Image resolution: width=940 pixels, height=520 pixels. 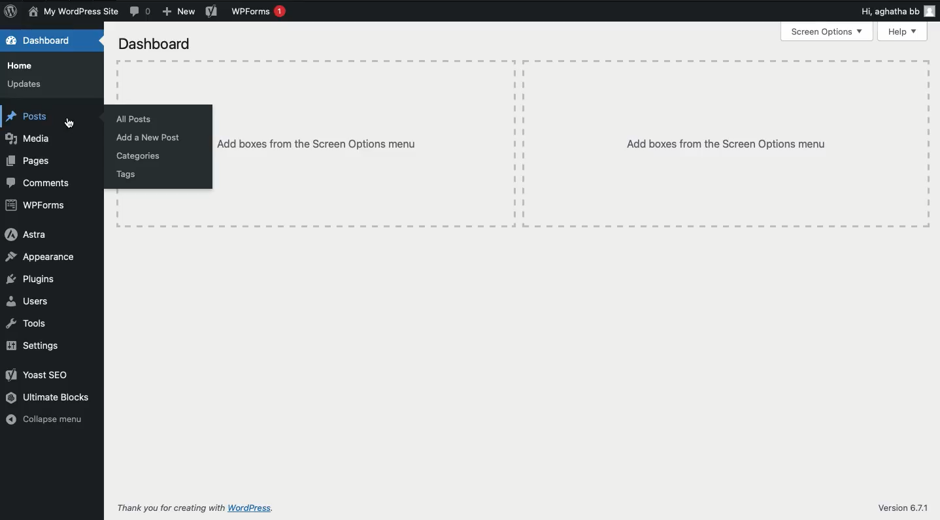 I want to click on , so click(x=365, y=146).